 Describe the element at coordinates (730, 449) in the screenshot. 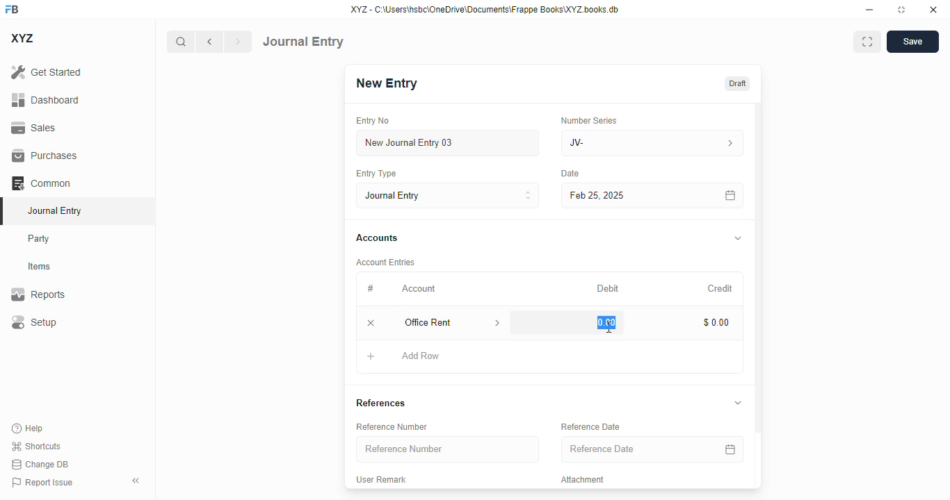

I see `calendar icon` at that location.